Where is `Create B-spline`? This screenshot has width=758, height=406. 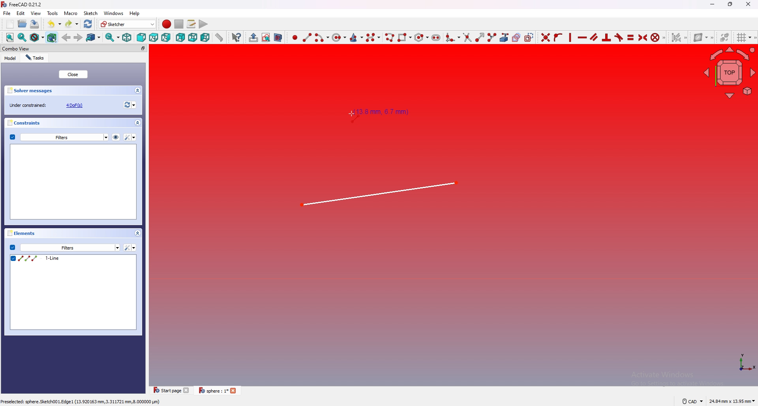
Create B-spline is located at coordinates (373, 37).